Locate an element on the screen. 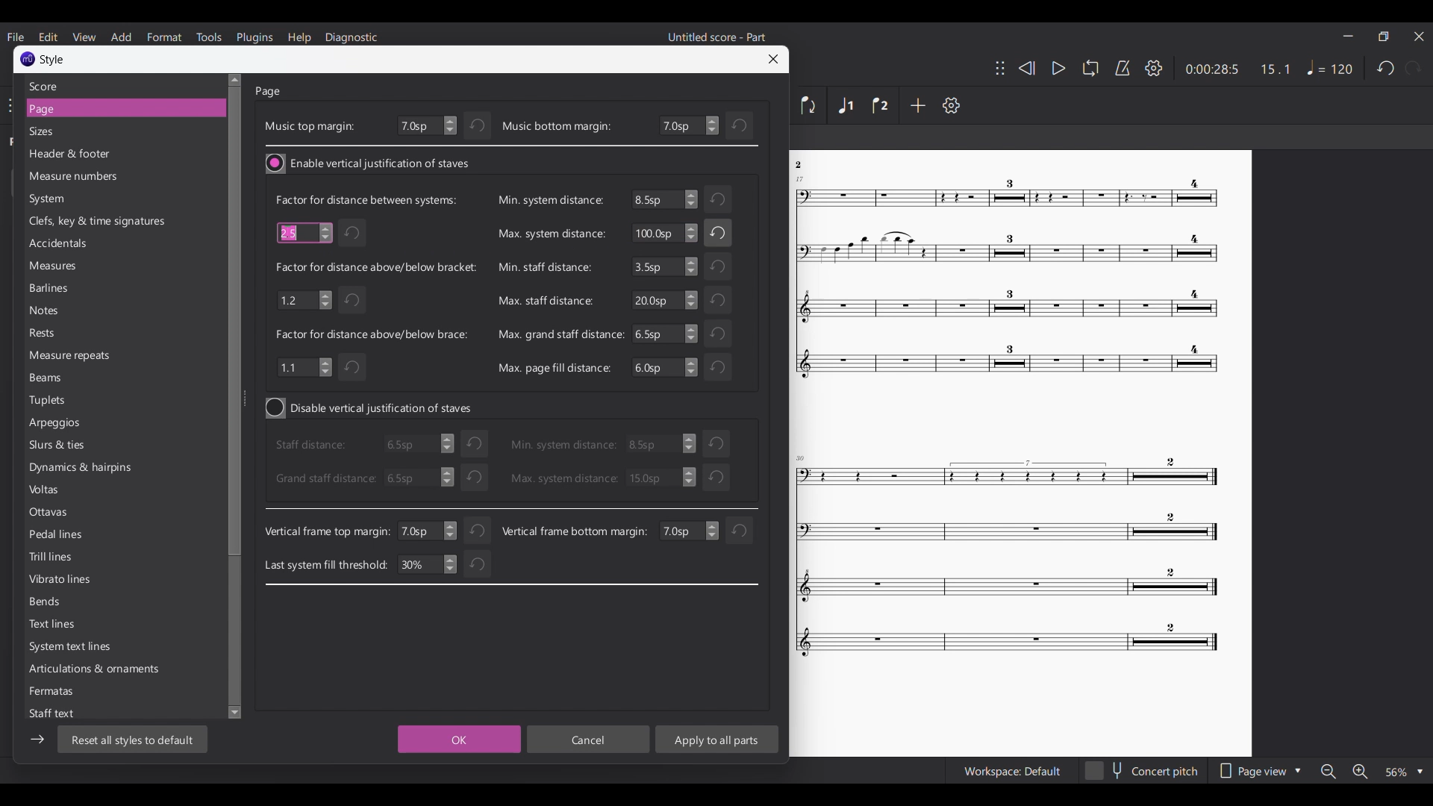  Close interface is located at coordinates (1419, 36).